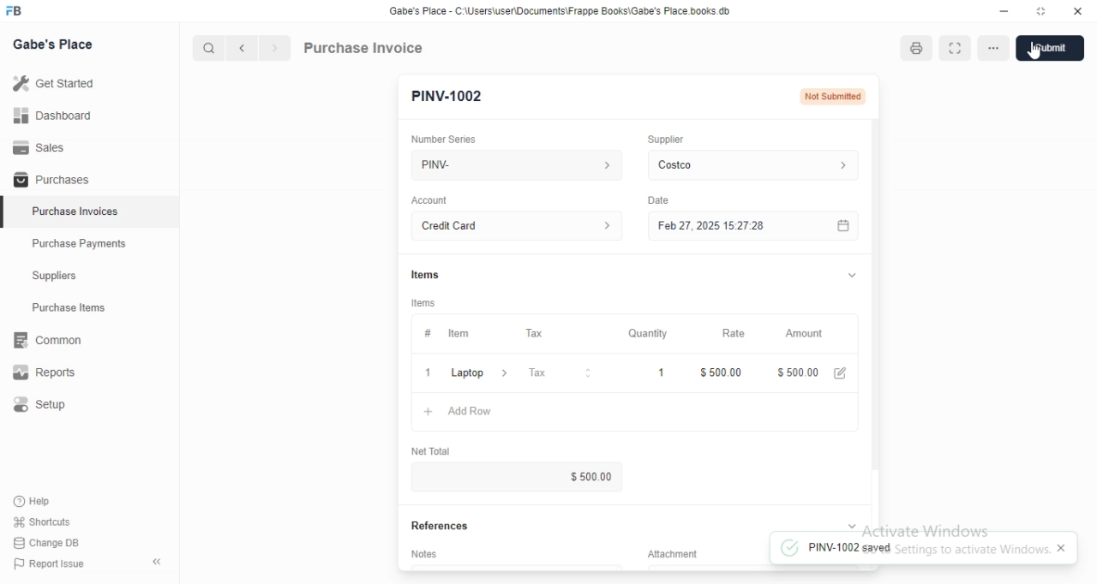 This screenshot has height=584, width=1097. What do you see at coordinates (13, 10) in the screenshot?
I see `Frappe Books logo` at bounding box center [13, 10].